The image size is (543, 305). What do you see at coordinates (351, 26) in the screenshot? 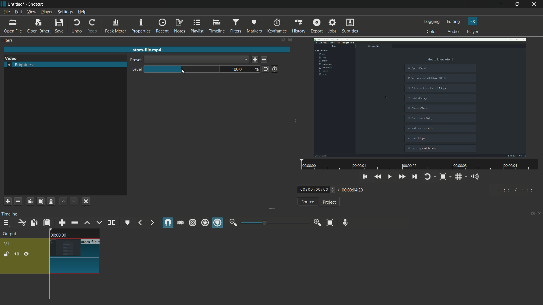
I see `subtitles` at bounding box center [351, 26].